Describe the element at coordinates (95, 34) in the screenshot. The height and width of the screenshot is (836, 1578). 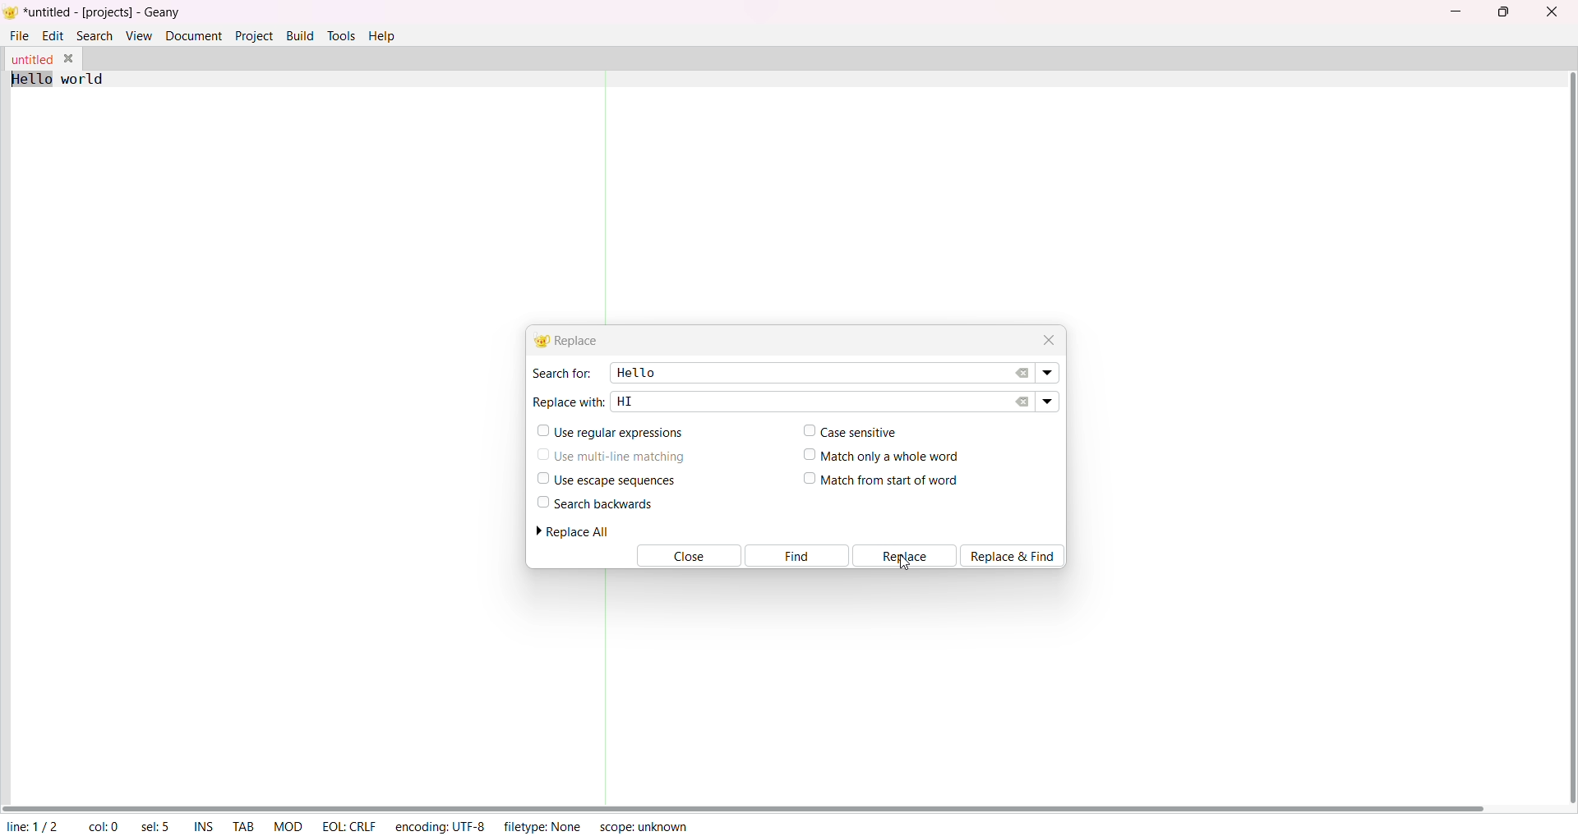
I see `search` at that location.